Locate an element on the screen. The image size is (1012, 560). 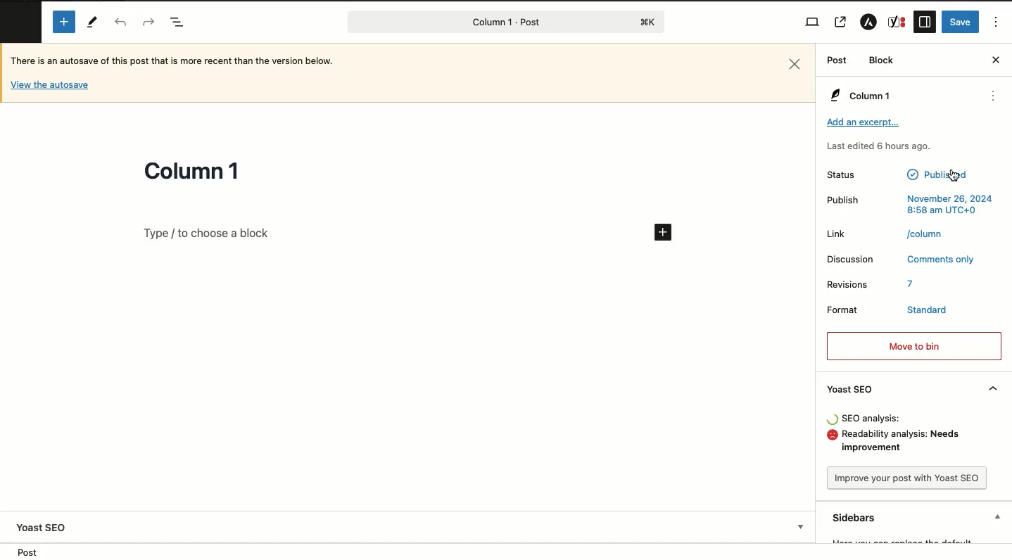
Move to bin is located at coordinates (913, 347).